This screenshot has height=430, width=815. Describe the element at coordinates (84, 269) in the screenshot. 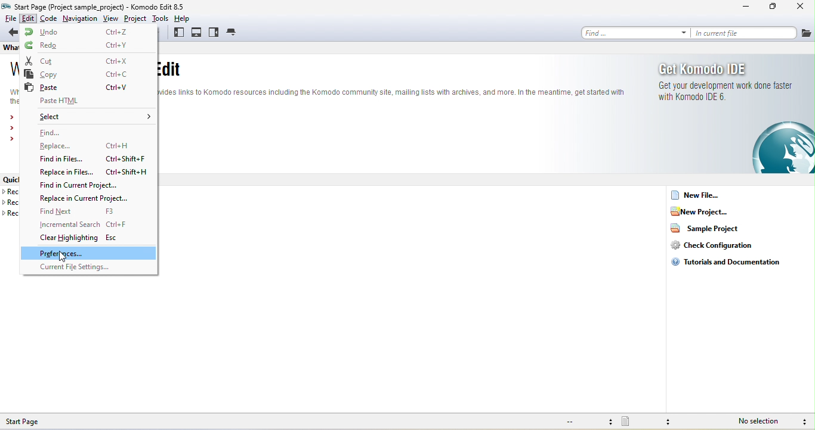

I see `current file setting` at that location.